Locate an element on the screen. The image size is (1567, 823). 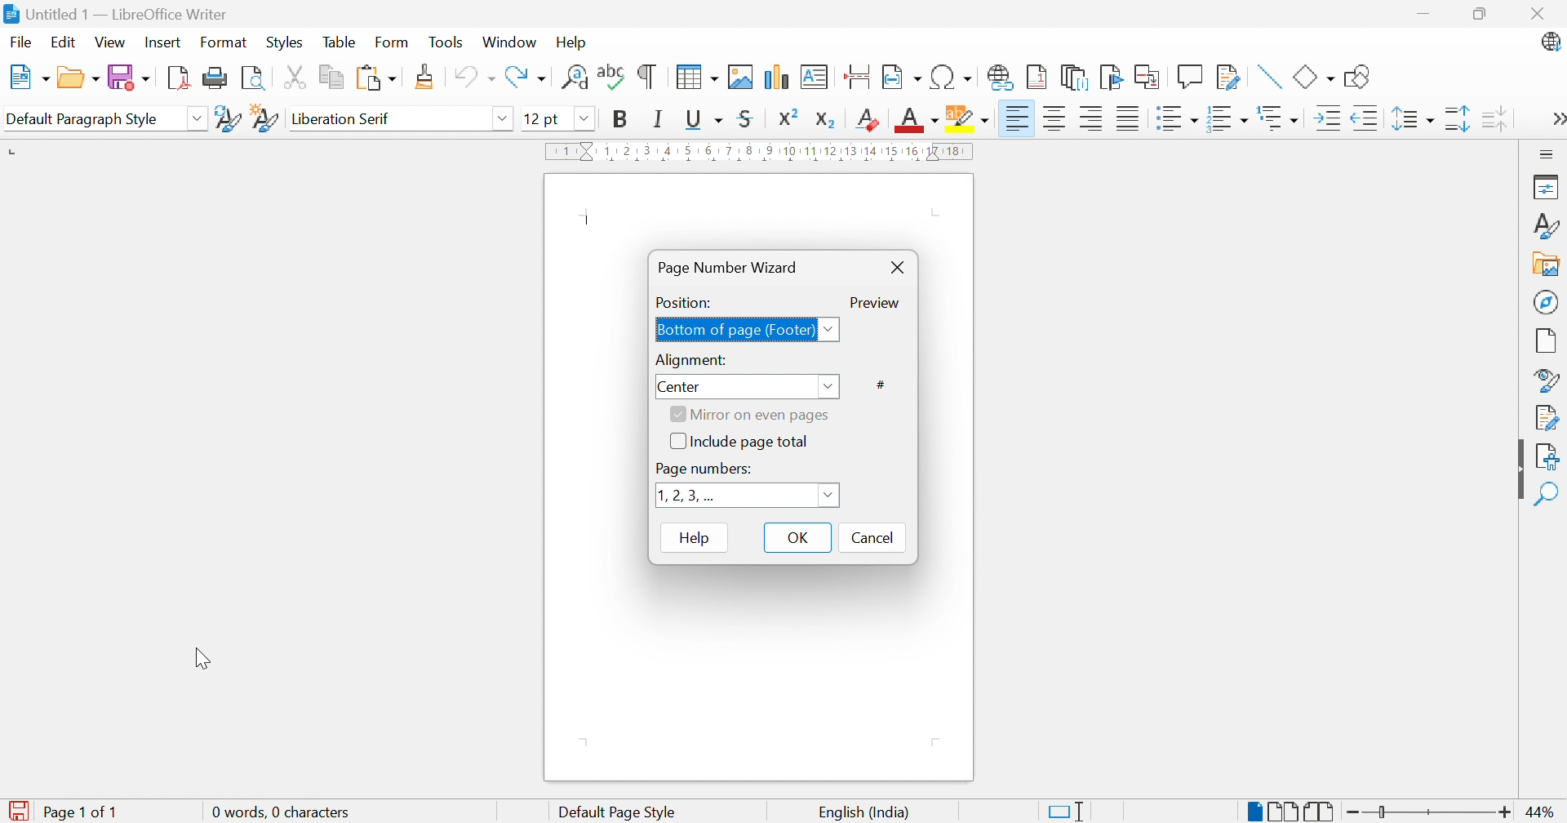
Preview is located at coordinates (877, 304).